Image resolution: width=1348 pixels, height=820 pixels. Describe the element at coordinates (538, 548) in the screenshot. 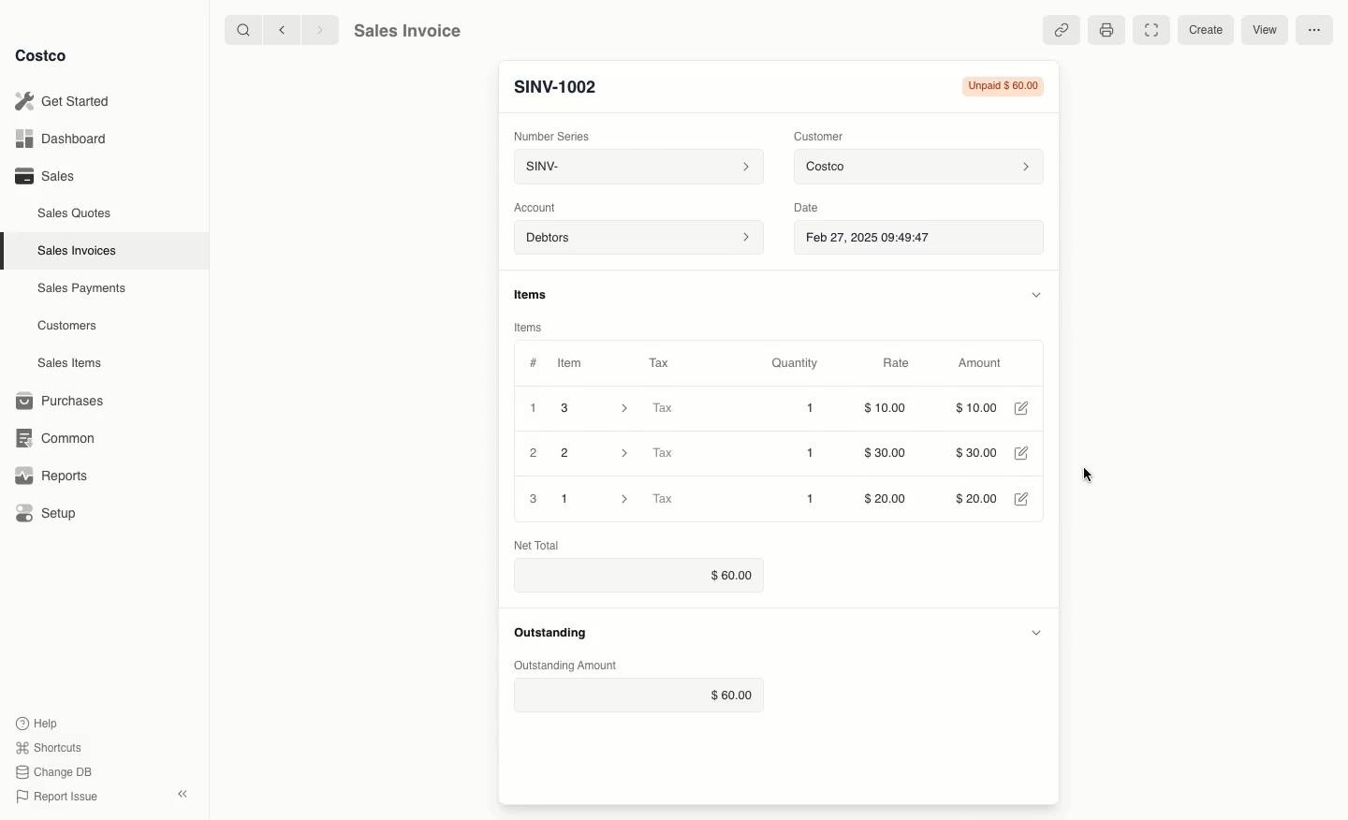

I see `Net Total` at that location.